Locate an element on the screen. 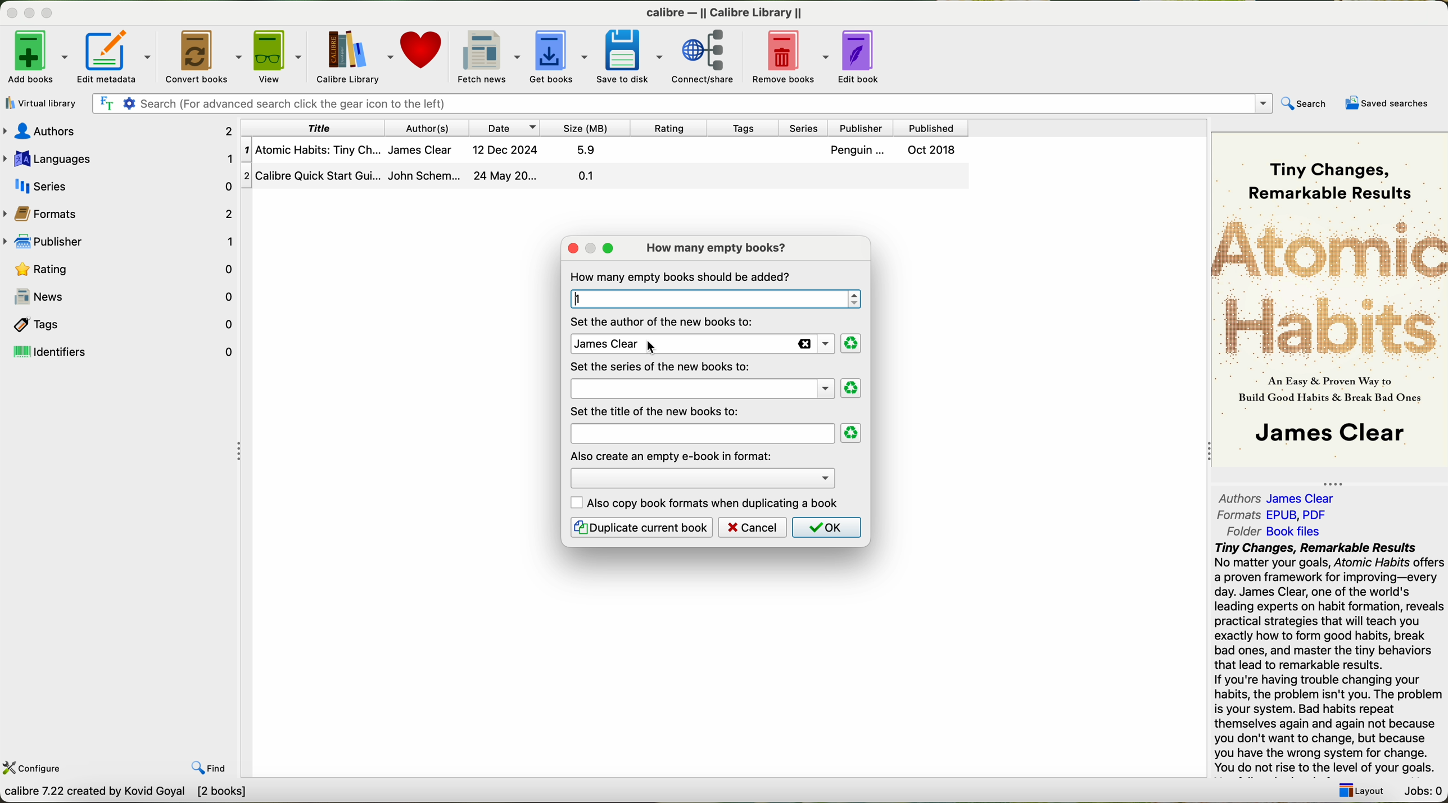 Image resolution: width=1448 pixels, height=803 pixels. cursor is located at coordinates (644, 353).